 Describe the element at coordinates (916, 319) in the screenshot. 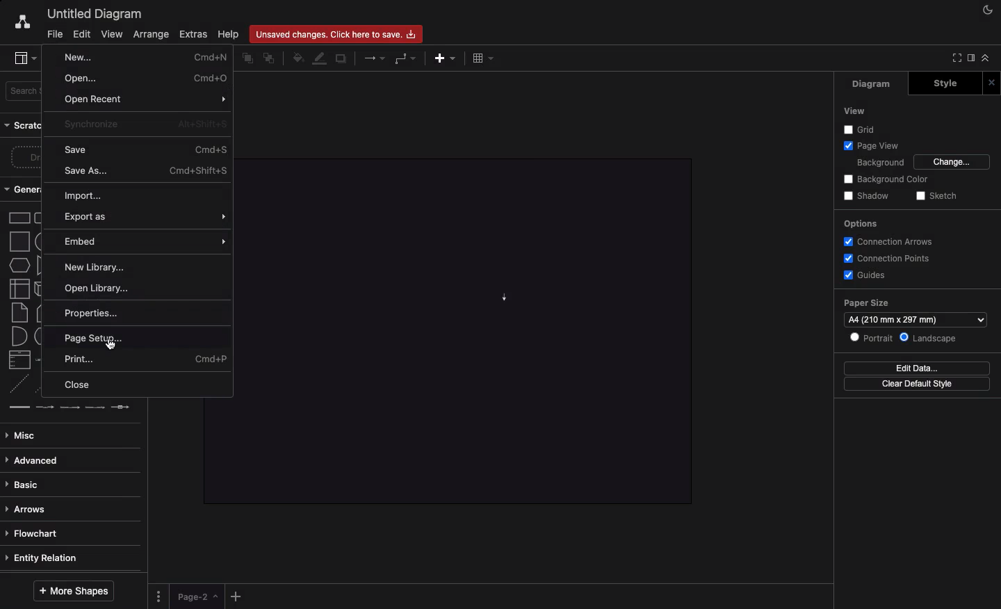

I see `A4 (210 mm x 297 mm)` at that location.